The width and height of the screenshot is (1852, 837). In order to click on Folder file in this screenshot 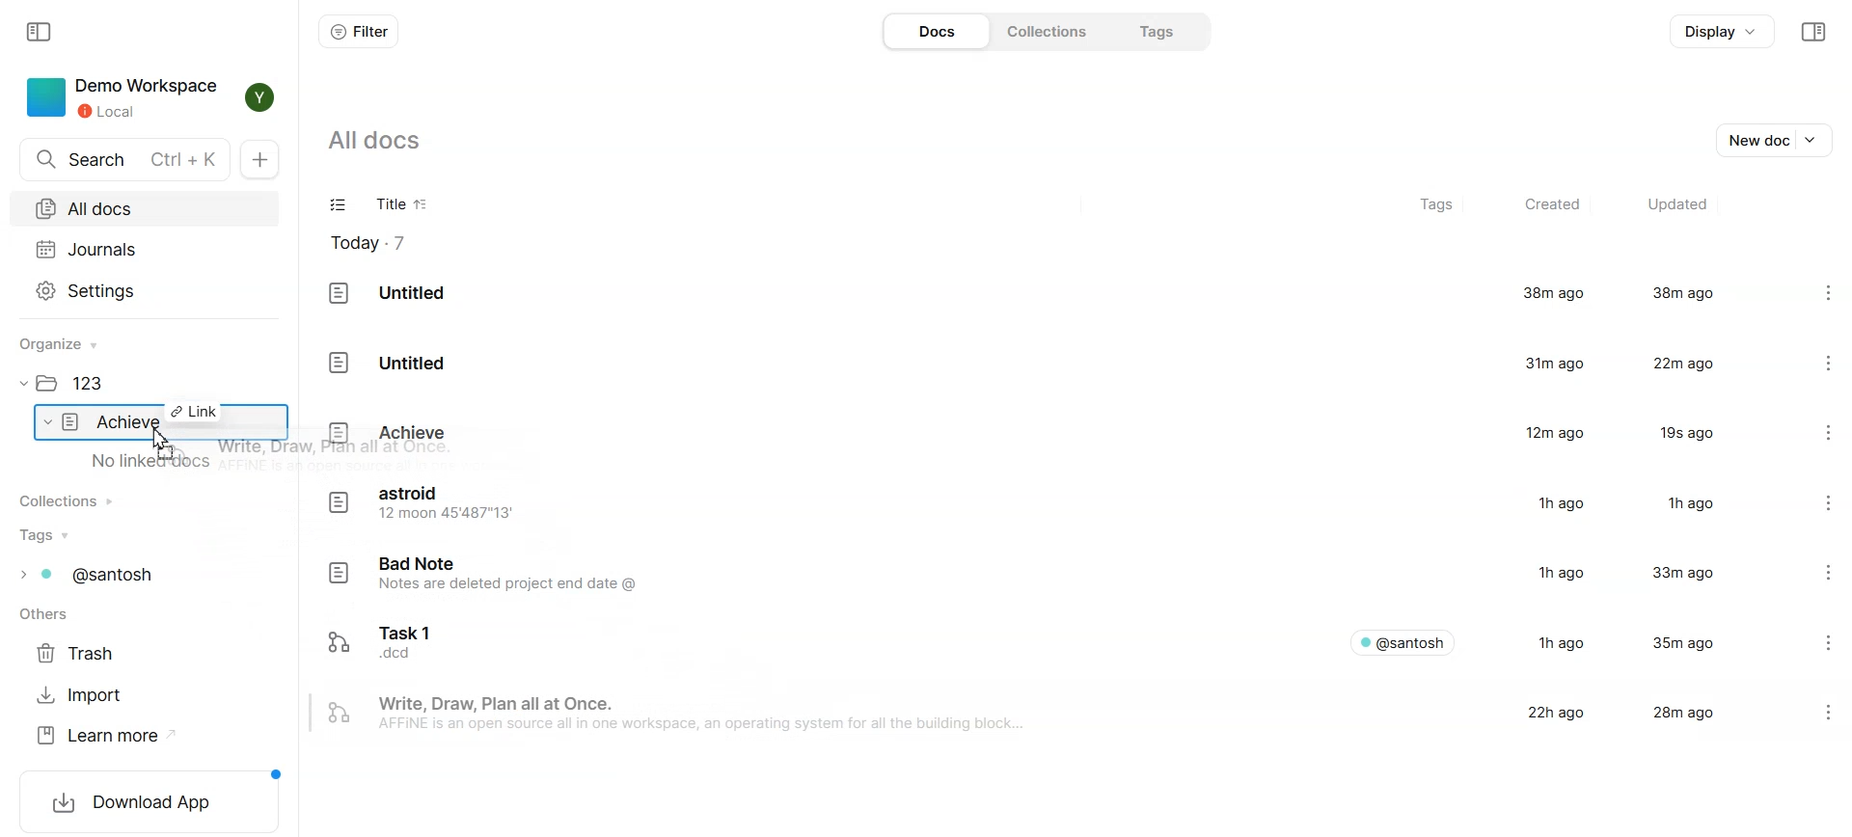, I will do `click(80, 385)`.